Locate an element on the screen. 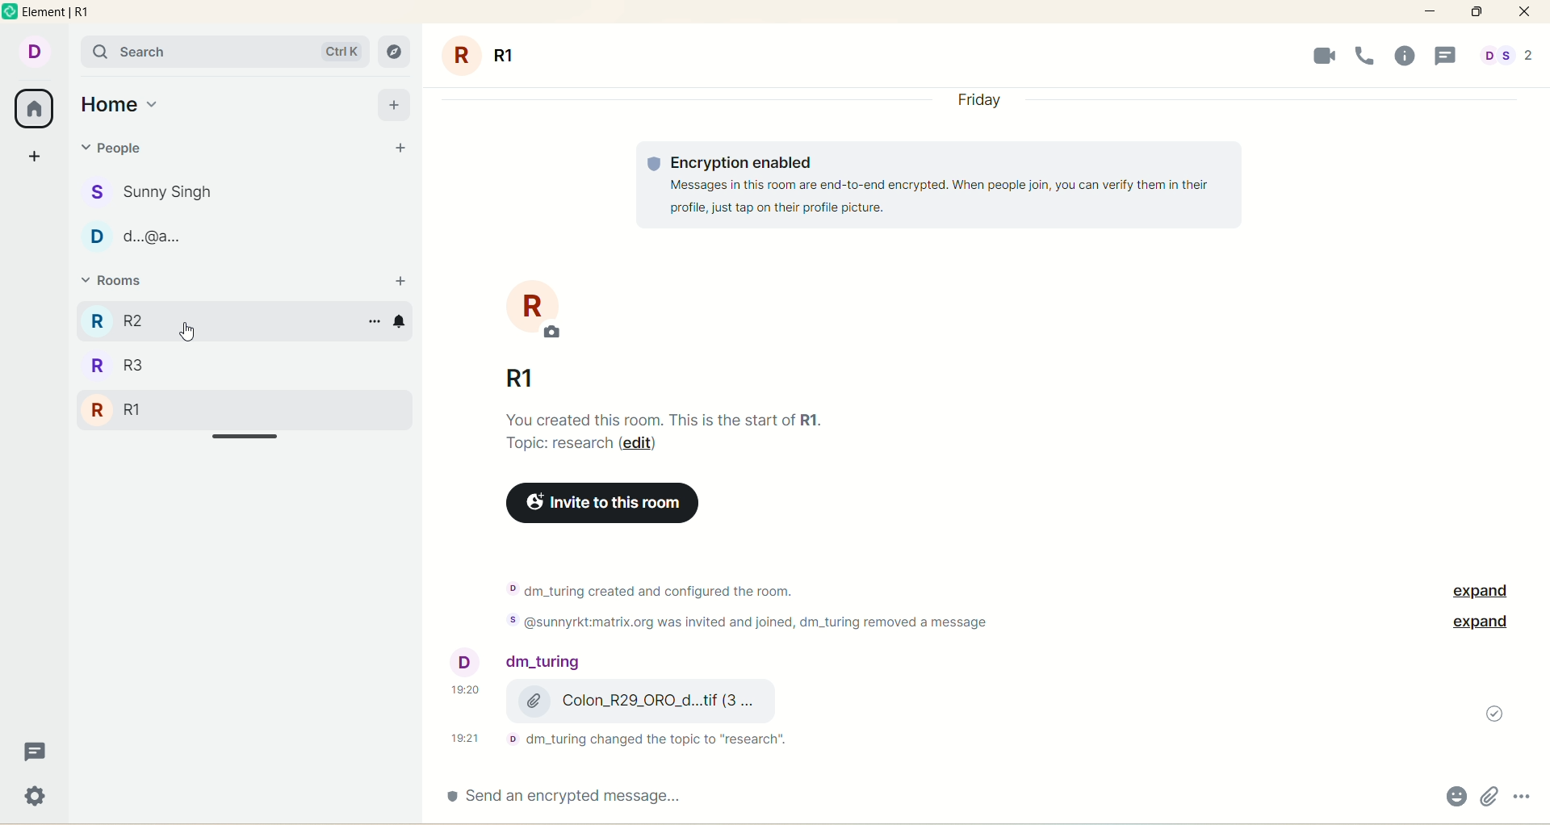 The width and height of the screenshot is (1550, 825). message sent is located at coordinates (1495, 714).